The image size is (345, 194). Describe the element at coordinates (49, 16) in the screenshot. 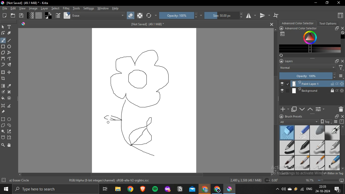

I see `swap foreground and background colors` at that location.